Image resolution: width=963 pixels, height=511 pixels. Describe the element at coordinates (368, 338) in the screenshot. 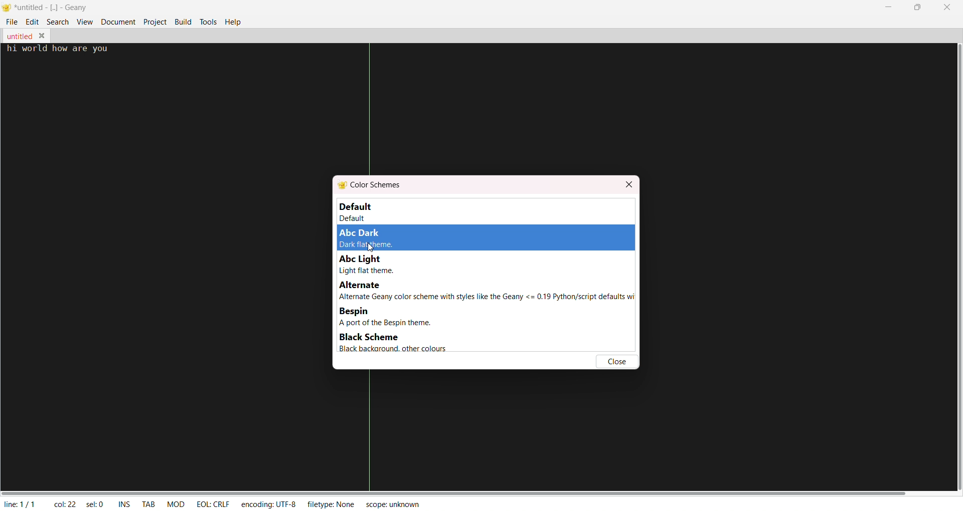

I see `black scheme` at that location.